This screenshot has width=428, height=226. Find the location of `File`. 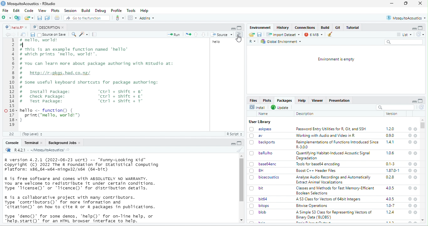

File is located at coordinates (7, 10).